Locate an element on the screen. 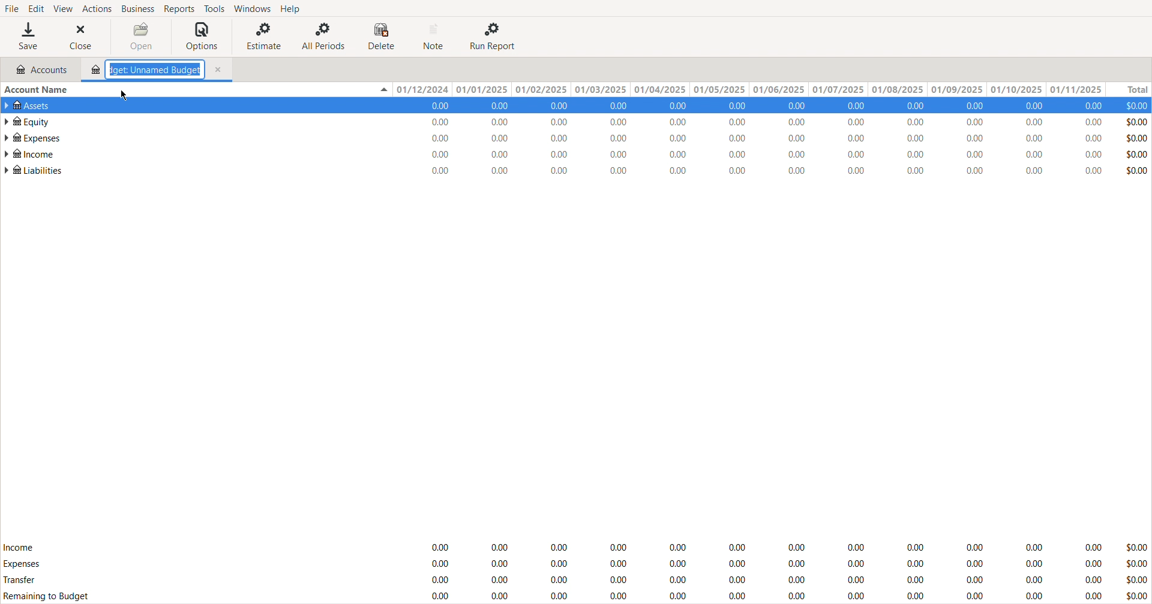 The width and height of the screenshot is (1152, 604). Assets is located at coordinates (31, 103).